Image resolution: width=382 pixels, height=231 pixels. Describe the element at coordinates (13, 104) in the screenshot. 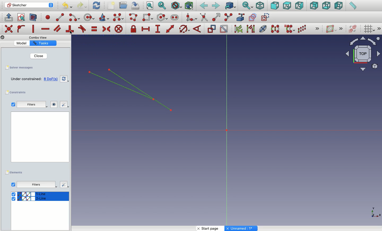

I see `Checkbox` at that location.